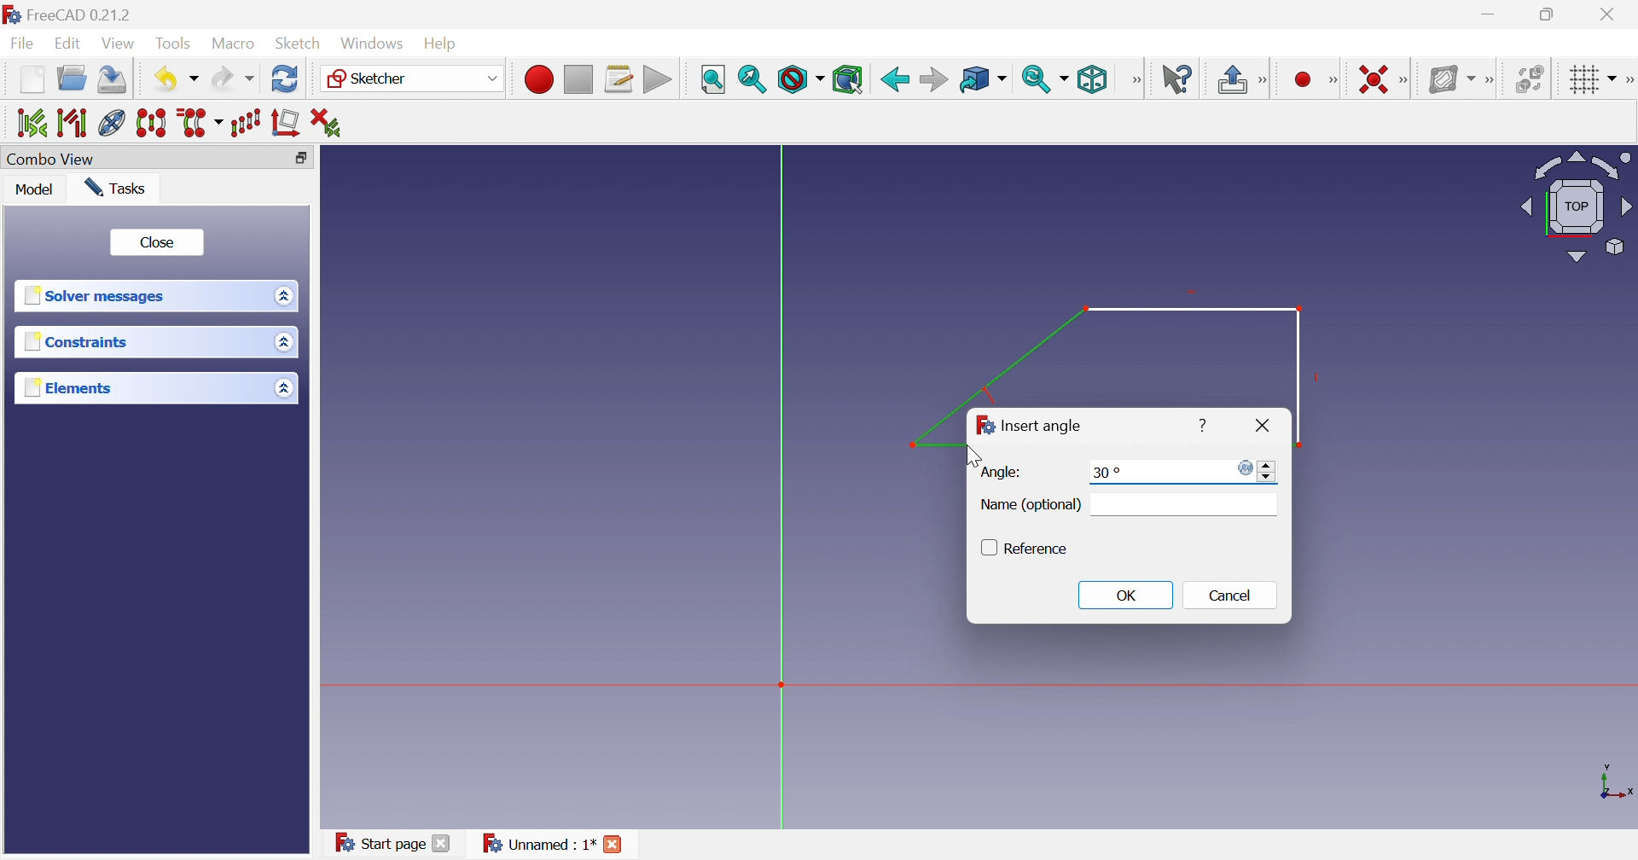 The height and width of the screenshot is (860, 1638). What do you see at coordinates (281, 295) in the screenshot?
I see `Drop Down` at bounding box center [281, 295].